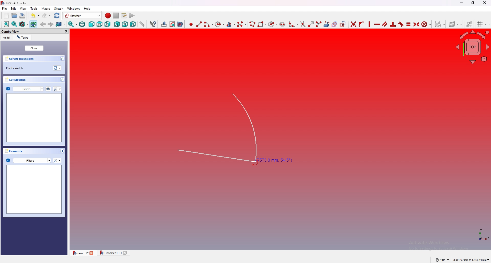 The width and height of the screenshot is (491, 263). Describe the element at coordinates (353, 24) in the screenshot. I see `constraint coincident` at that location.